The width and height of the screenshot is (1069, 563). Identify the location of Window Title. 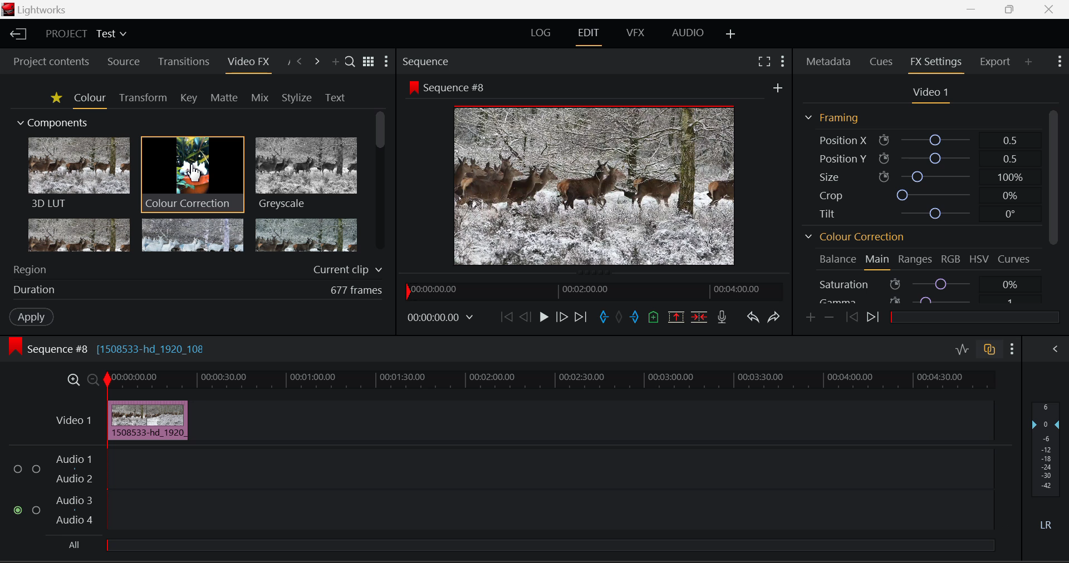
(38, 9).